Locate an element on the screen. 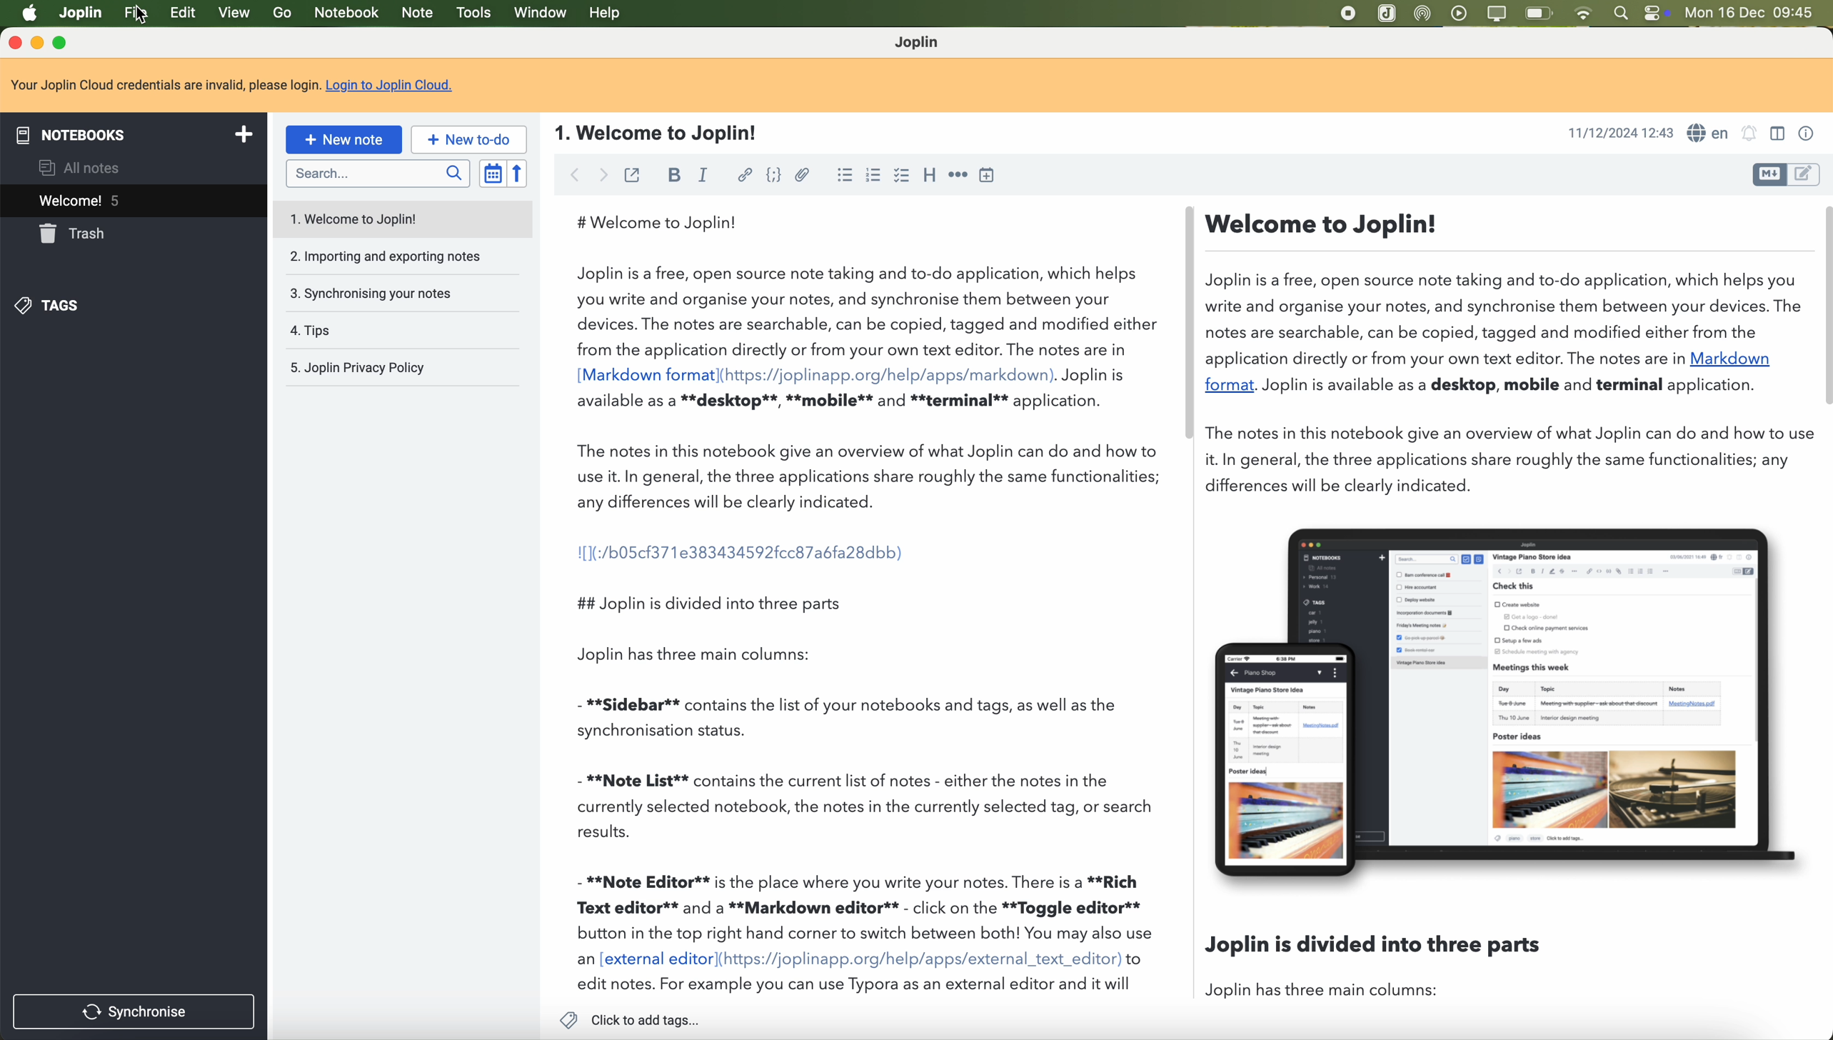 The height and width of the screenshot is (1040, 1833). Airdrop is located at coordinates (1426, 14).